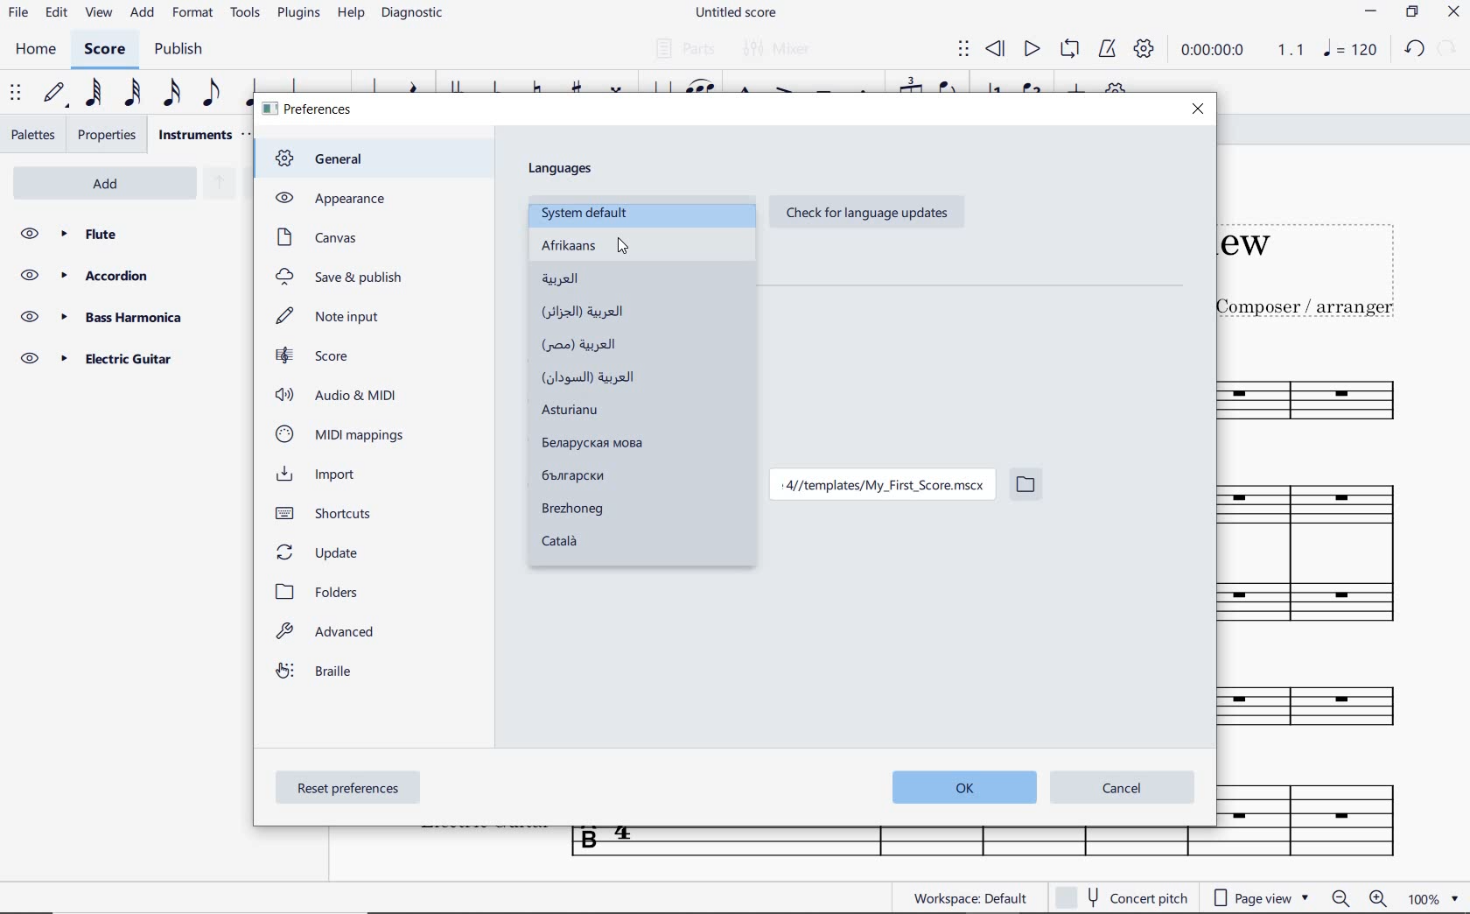 The width and height of the screenshot is (1470, 914). What do you see at coordinates (624, 248) in the screenshot?
I see `cursor` at bounding box center [624, 248].